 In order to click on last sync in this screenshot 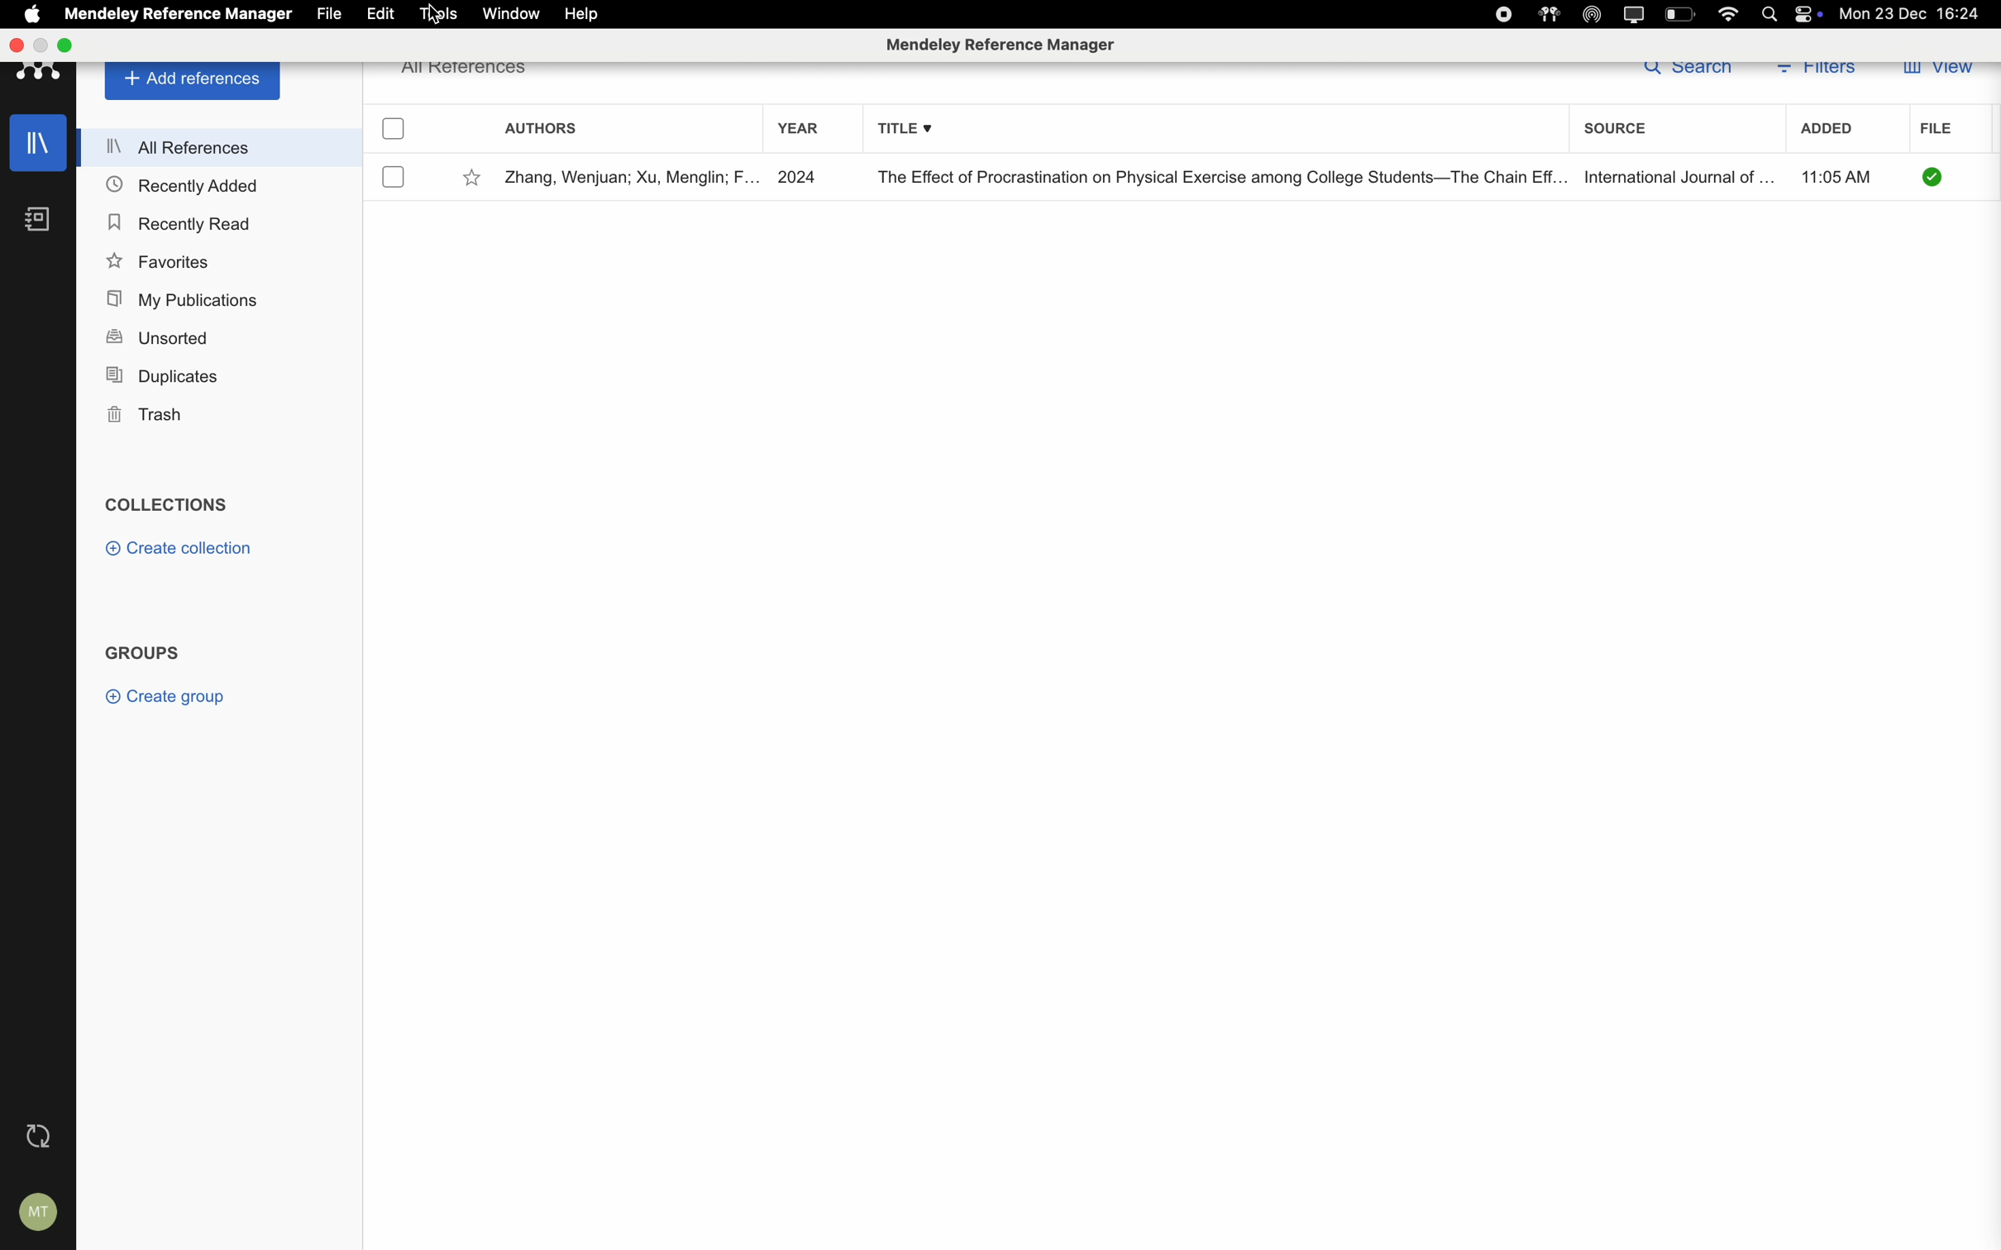, I will do `click(43, 1135)`.